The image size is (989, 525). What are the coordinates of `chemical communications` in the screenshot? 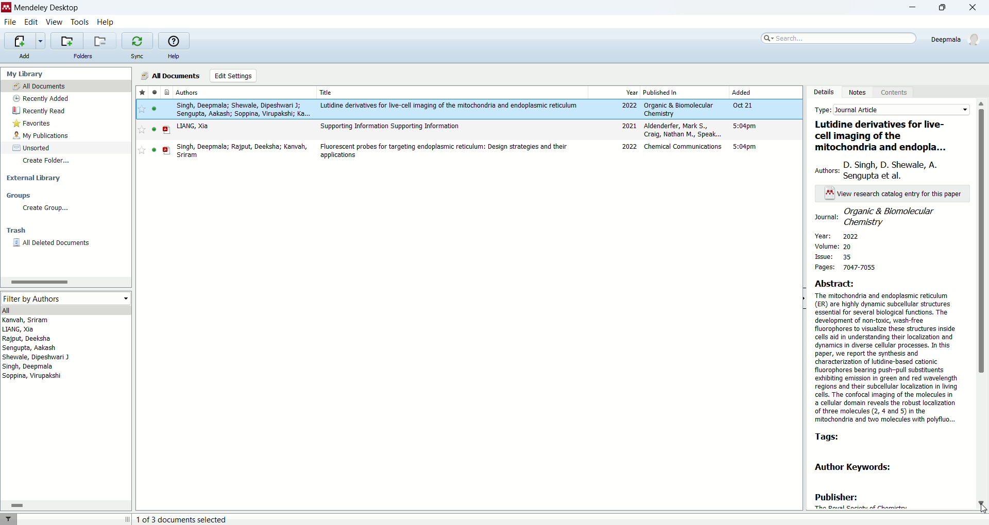 It's located at (684, 146).